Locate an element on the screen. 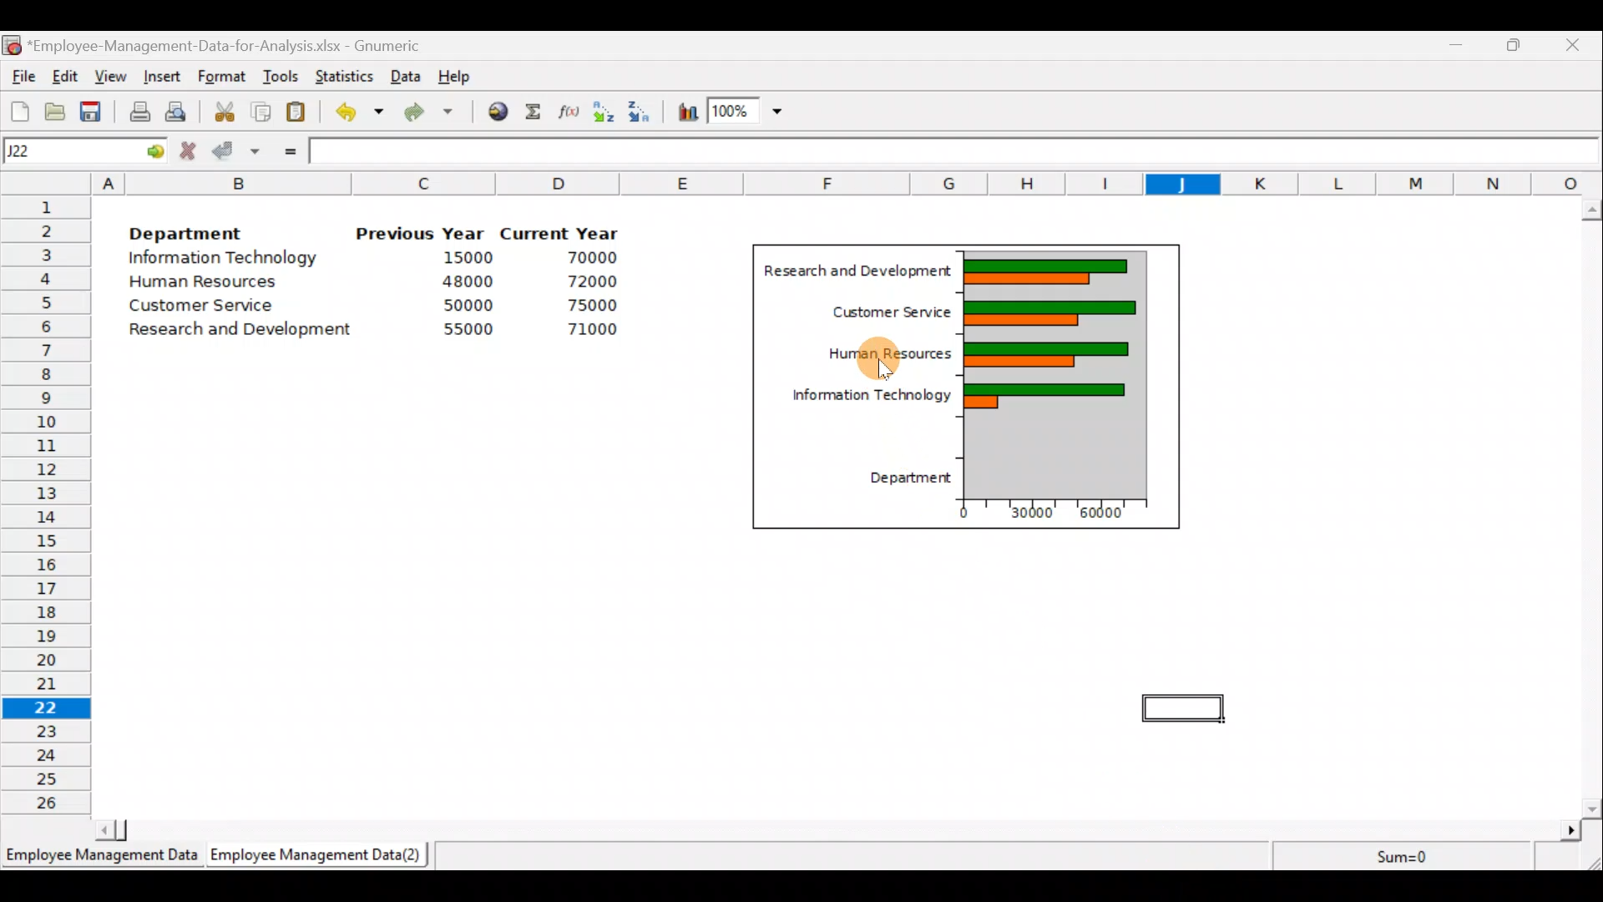  Scroll bar is located at coordinates (832, 829).